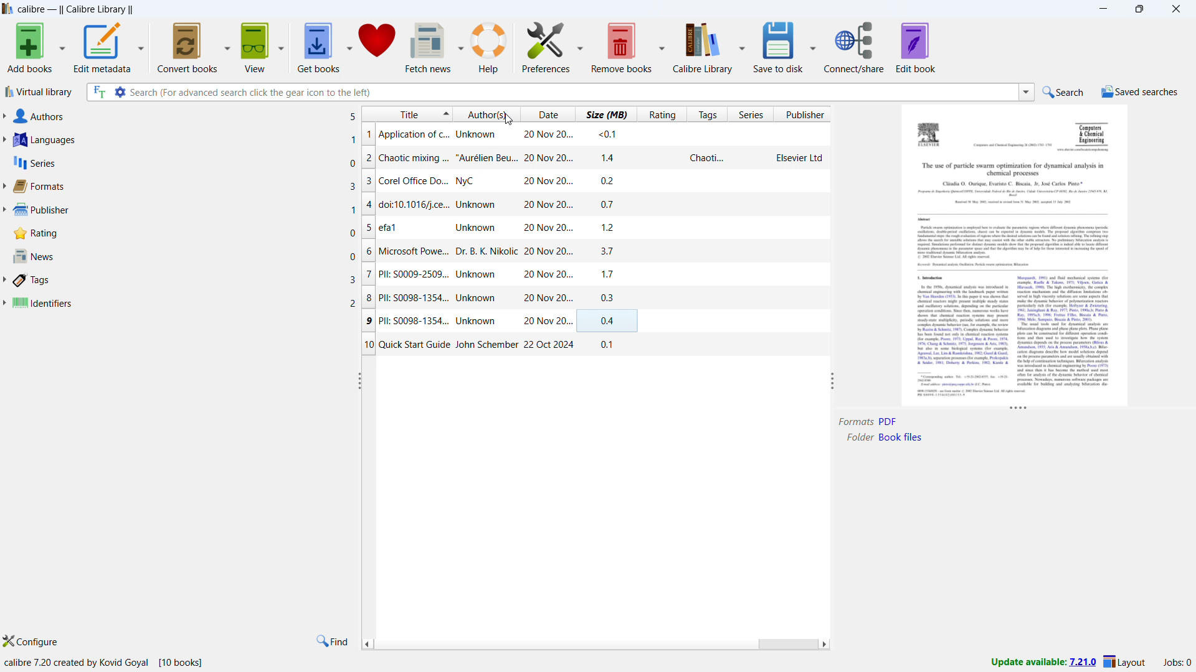 The image size is (1196, 672). What do you see at coordinates (368, 161) in the screenshot?
I see `2` at bounding box center [368, 161].